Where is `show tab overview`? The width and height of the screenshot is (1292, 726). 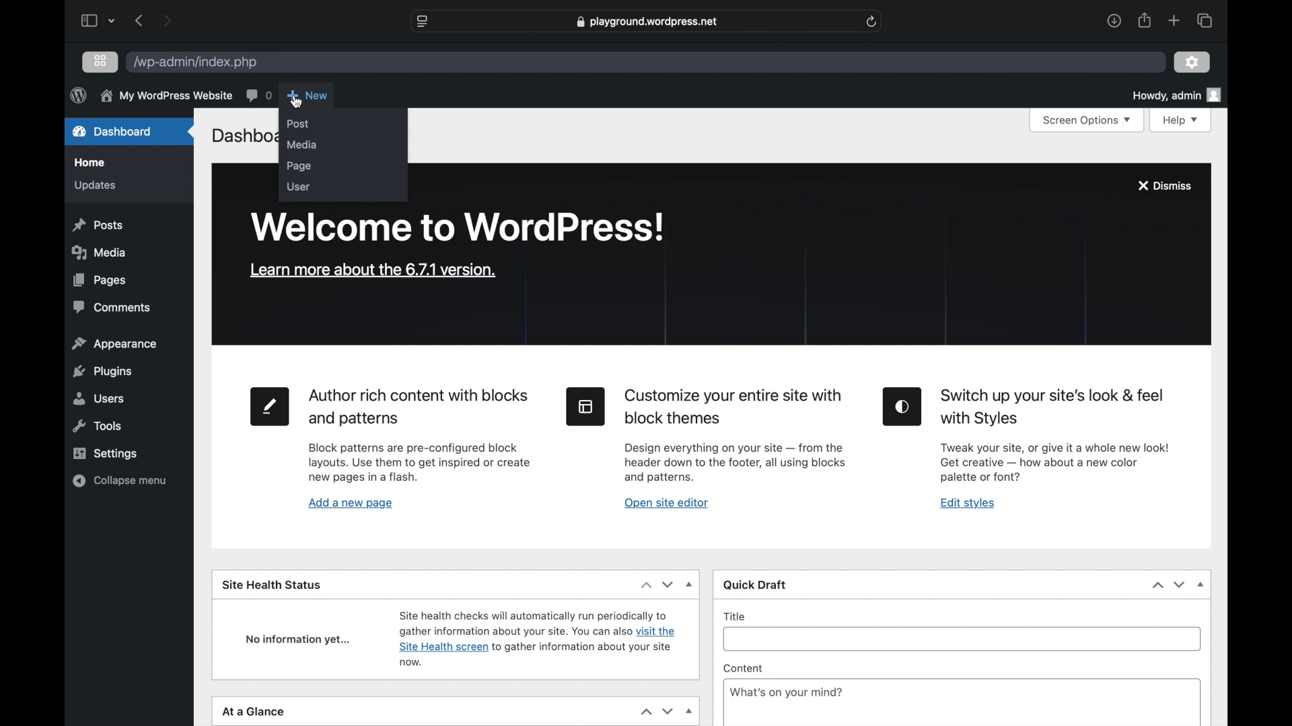
show tab overview is located at coordinates (1205, 20).